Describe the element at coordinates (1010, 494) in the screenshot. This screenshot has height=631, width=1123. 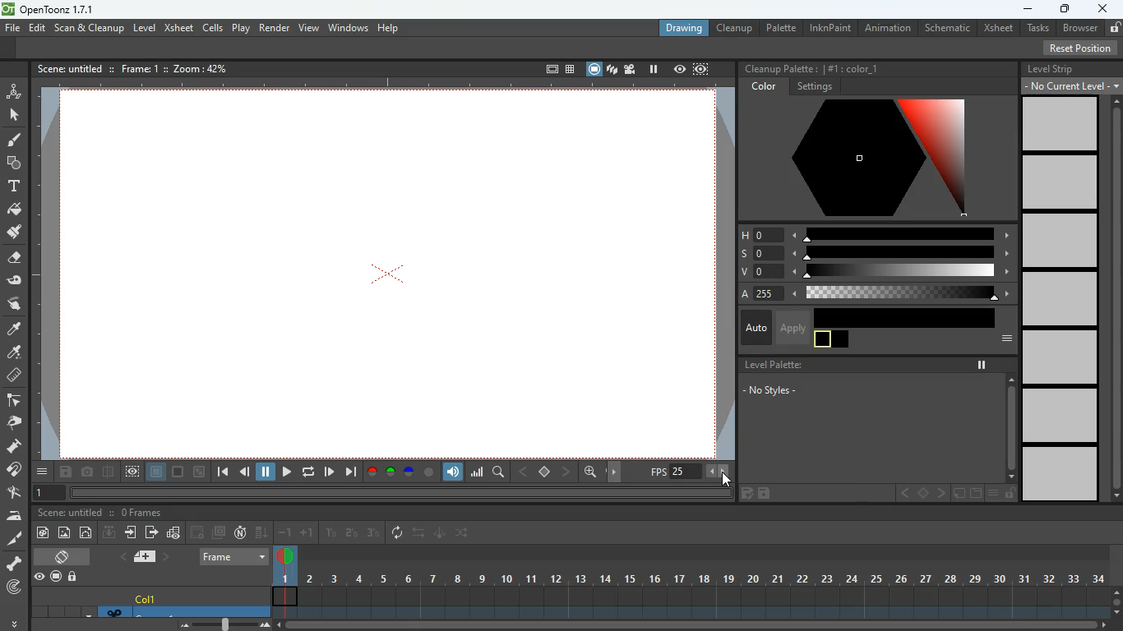
I see `unlock` at that location.